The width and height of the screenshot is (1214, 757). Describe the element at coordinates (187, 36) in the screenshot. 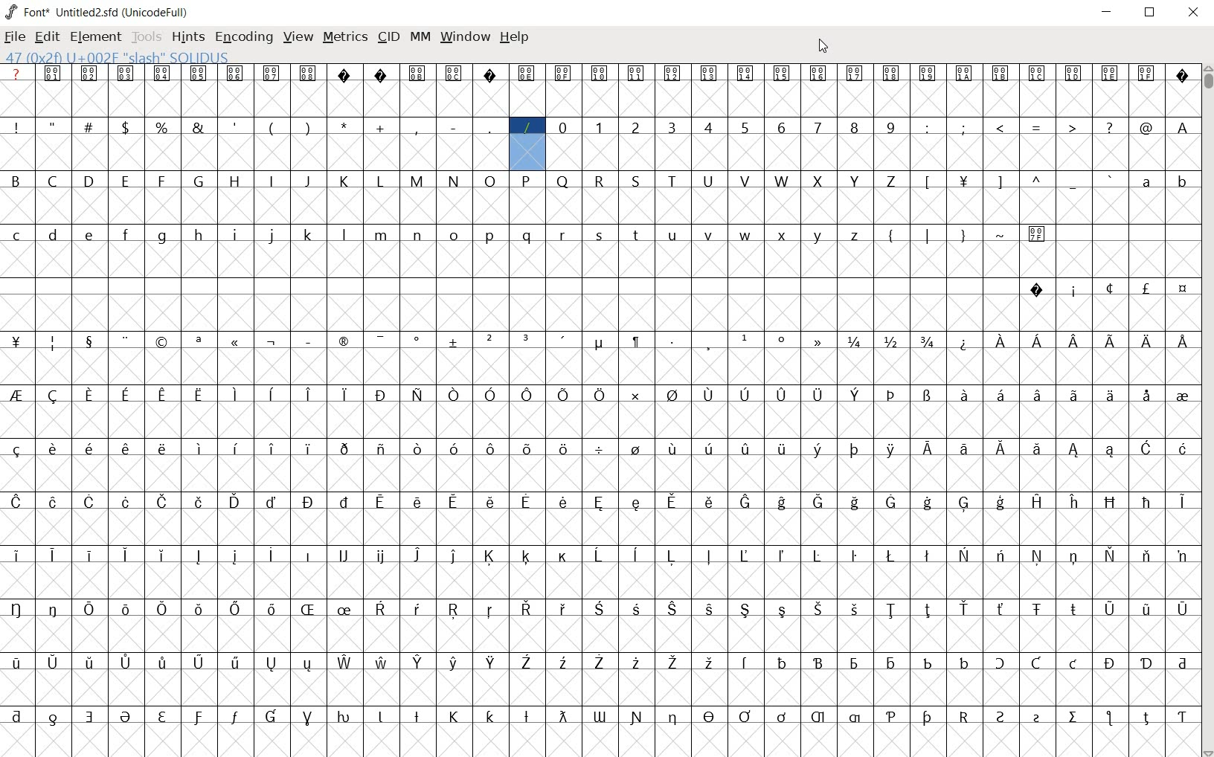

I see `HINTS` at that location.